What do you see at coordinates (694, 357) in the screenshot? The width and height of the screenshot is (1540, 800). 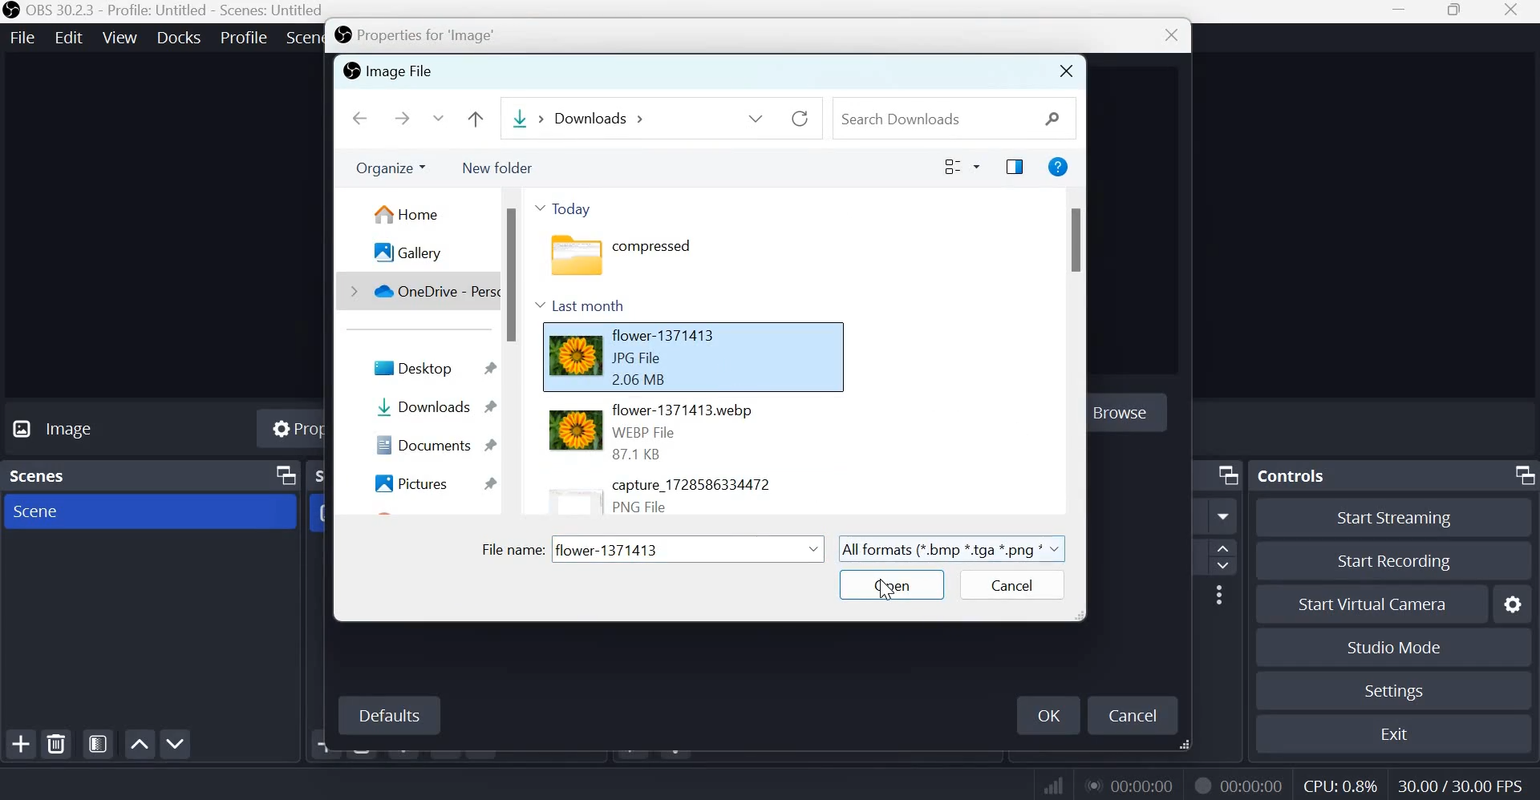 I see `flower-1371413 jpg file 2.06 MB` at bounding box center [694, 357].